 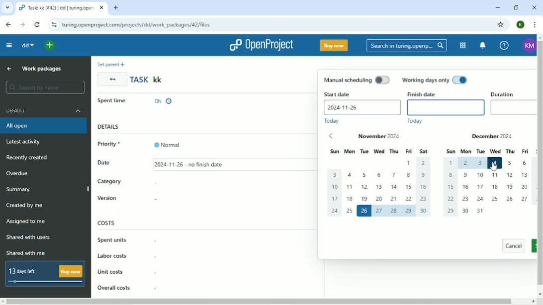 What do you see at coordinates (114, 100) in the screenshot?
I see `spent time` at bounding box center [114, 100].